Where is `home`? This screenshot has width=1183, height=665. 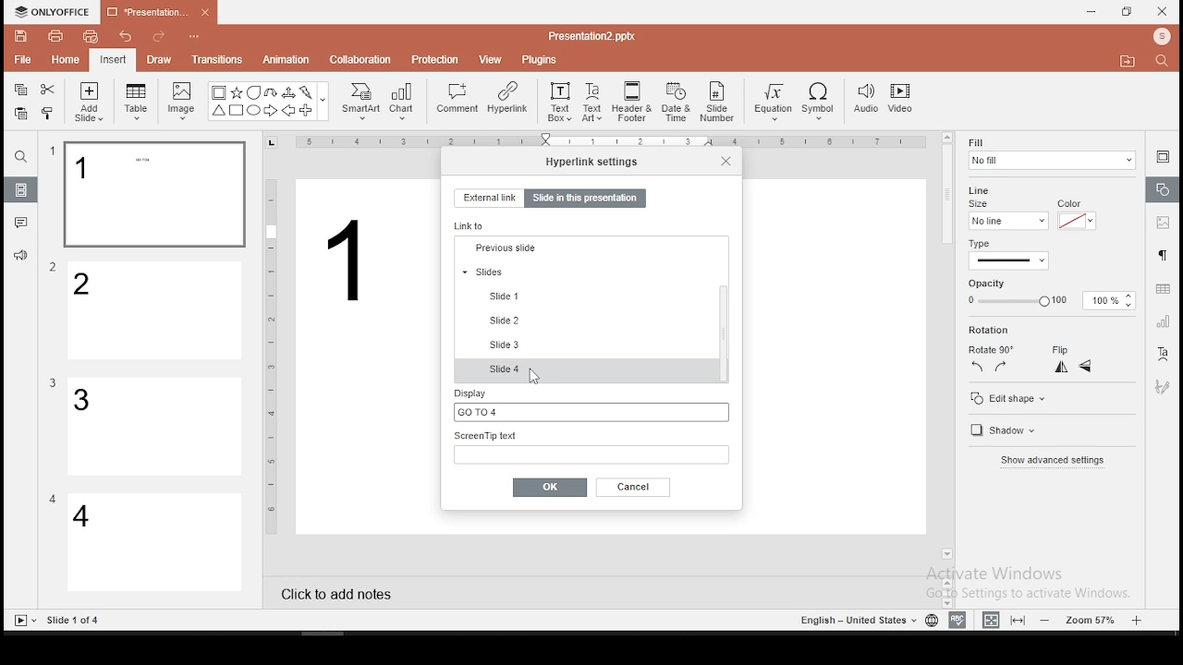 home is located at coordinates (64, 59).